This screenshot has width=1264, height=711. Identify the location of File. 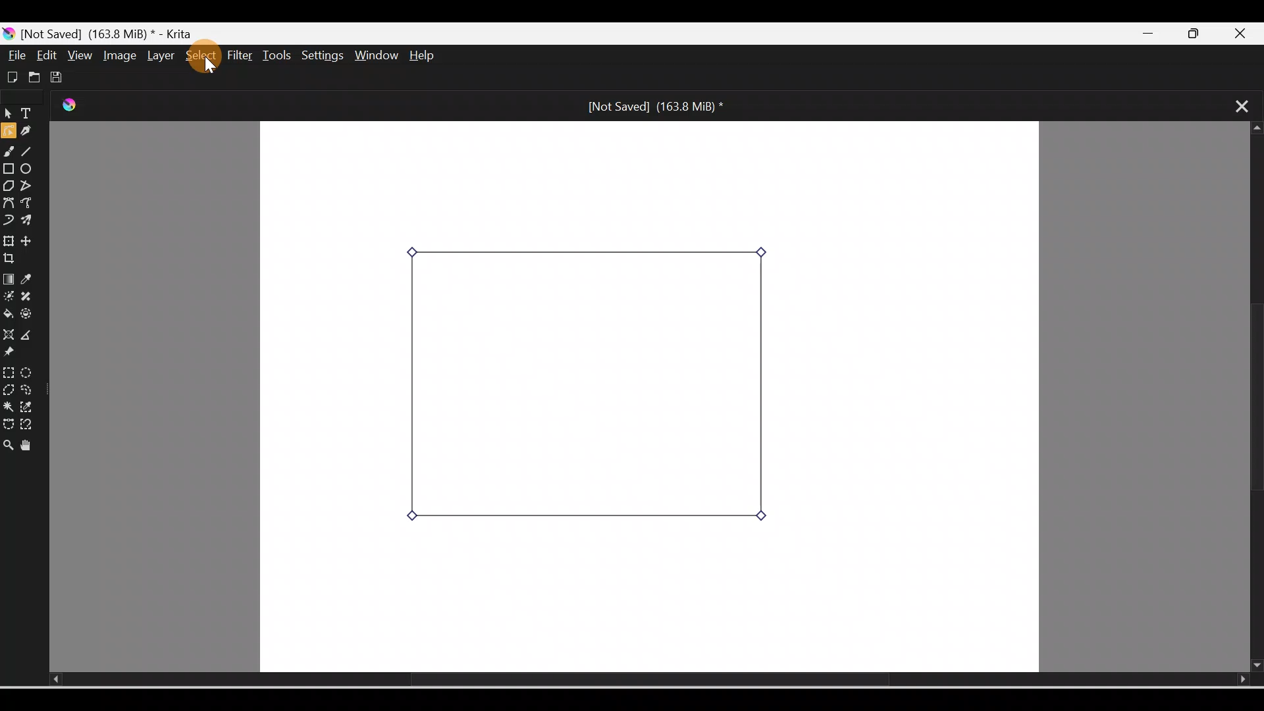
(17, 55).